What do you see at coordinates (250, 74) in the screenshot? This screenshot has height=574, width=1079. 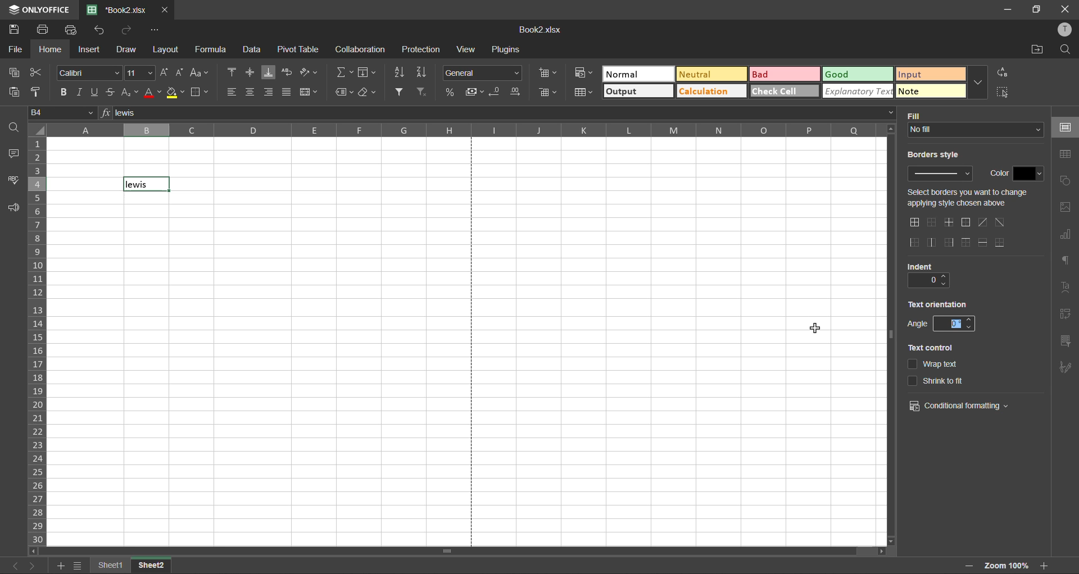 I see `align middle` at bounding box center [250, 74].